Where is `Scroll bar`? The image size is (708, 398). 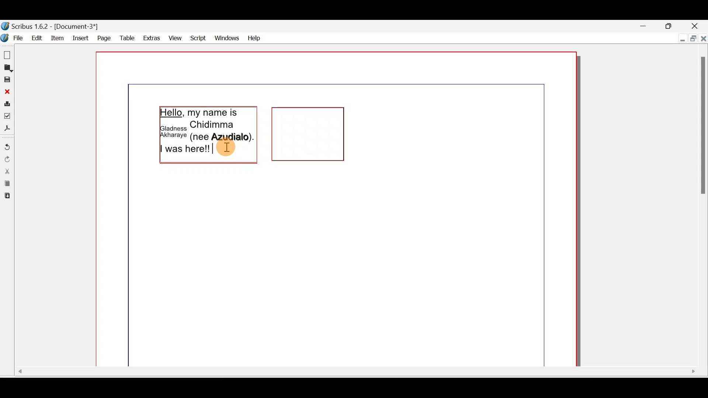 Scroll bar is located at coordinates (355, 375).